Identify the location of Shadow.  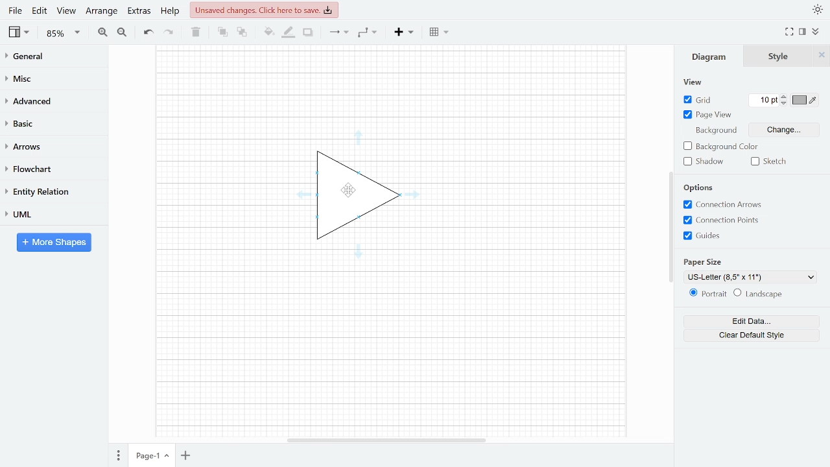
(308, 32).